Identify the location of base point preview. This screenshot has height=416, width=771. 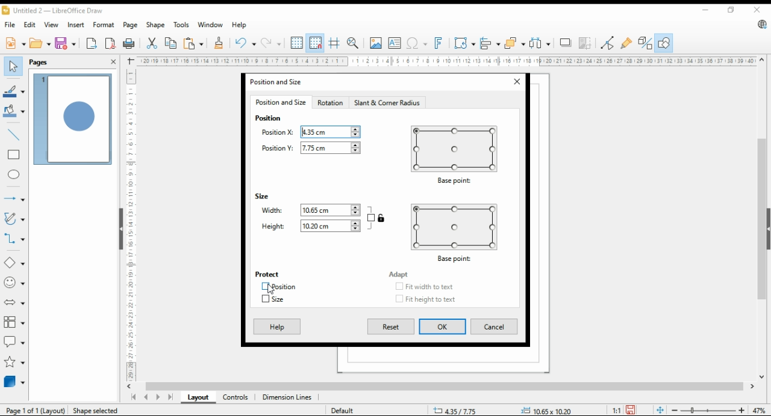
(453, 233).